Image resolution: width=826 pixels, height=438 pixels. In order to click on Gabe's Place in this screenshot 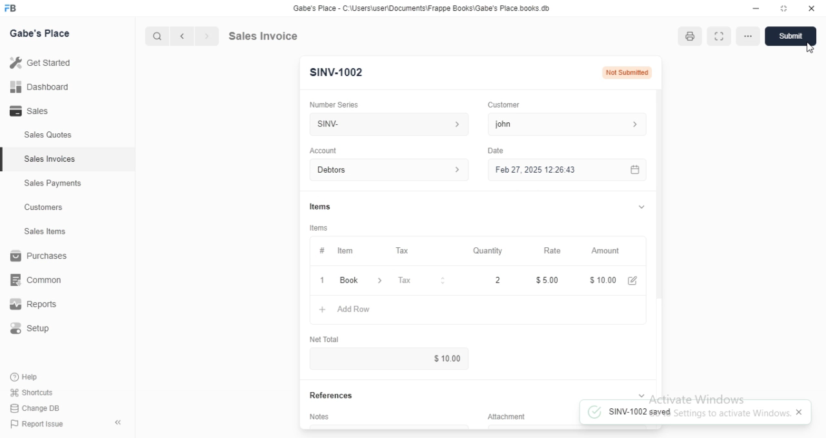, I will do `click(42, 33)`.